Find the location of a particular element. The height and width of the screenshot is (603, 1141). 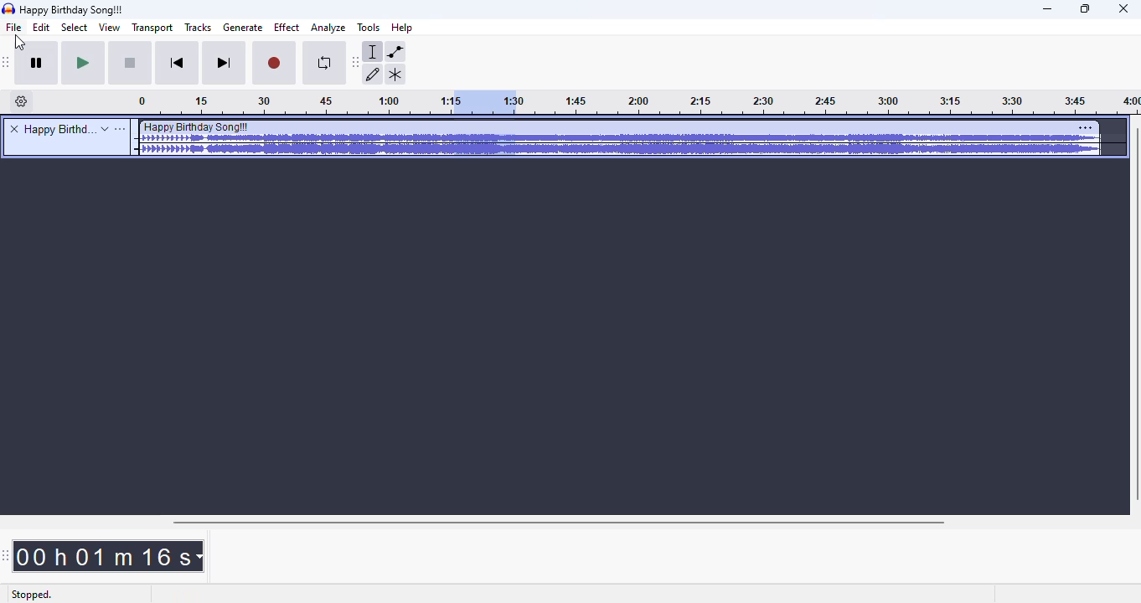

stopped. is located at coordinates (31, 595).